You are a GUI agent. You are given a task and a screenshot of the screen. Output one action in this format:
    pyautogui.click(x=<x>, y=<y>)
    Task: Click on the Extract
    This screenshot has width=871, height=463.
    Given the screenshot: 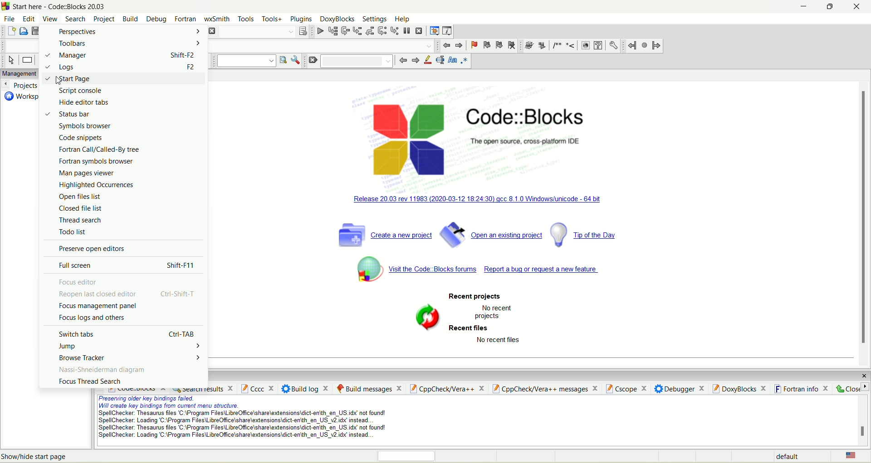 What is the action you would take?
    pyautogui.click(x=541, y=46)
    